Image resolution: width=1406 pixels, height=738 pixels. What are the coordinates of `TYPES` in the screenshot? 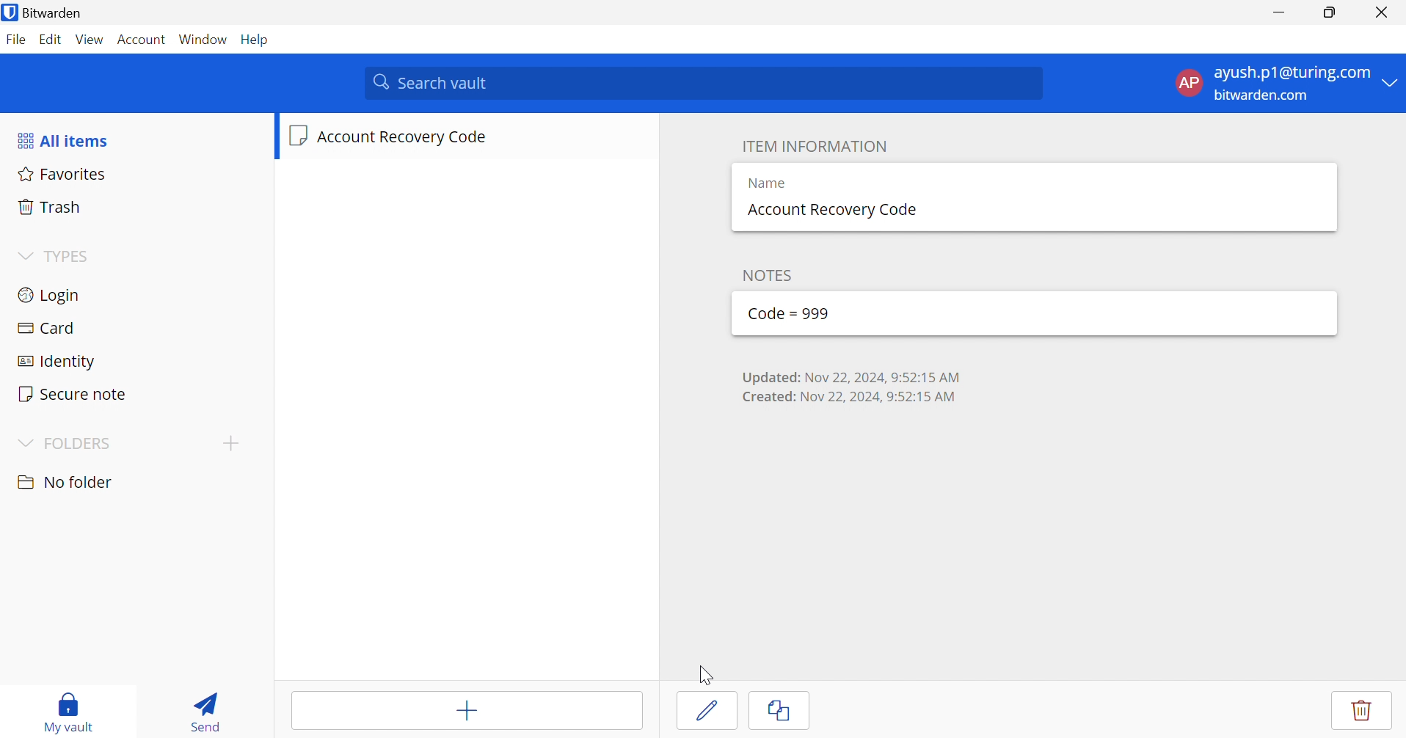 It's located at (70, 257).